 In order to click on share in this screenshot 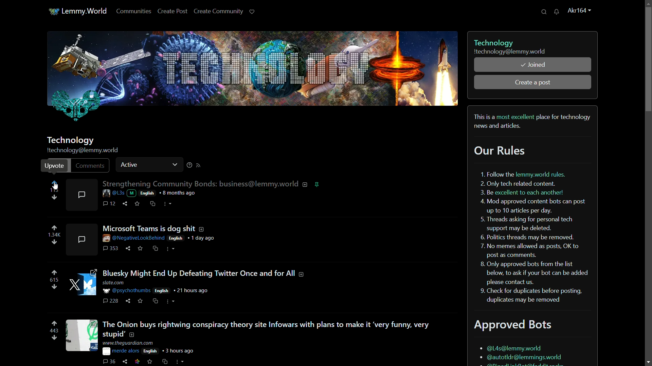, I will do `click(127, 360)`.